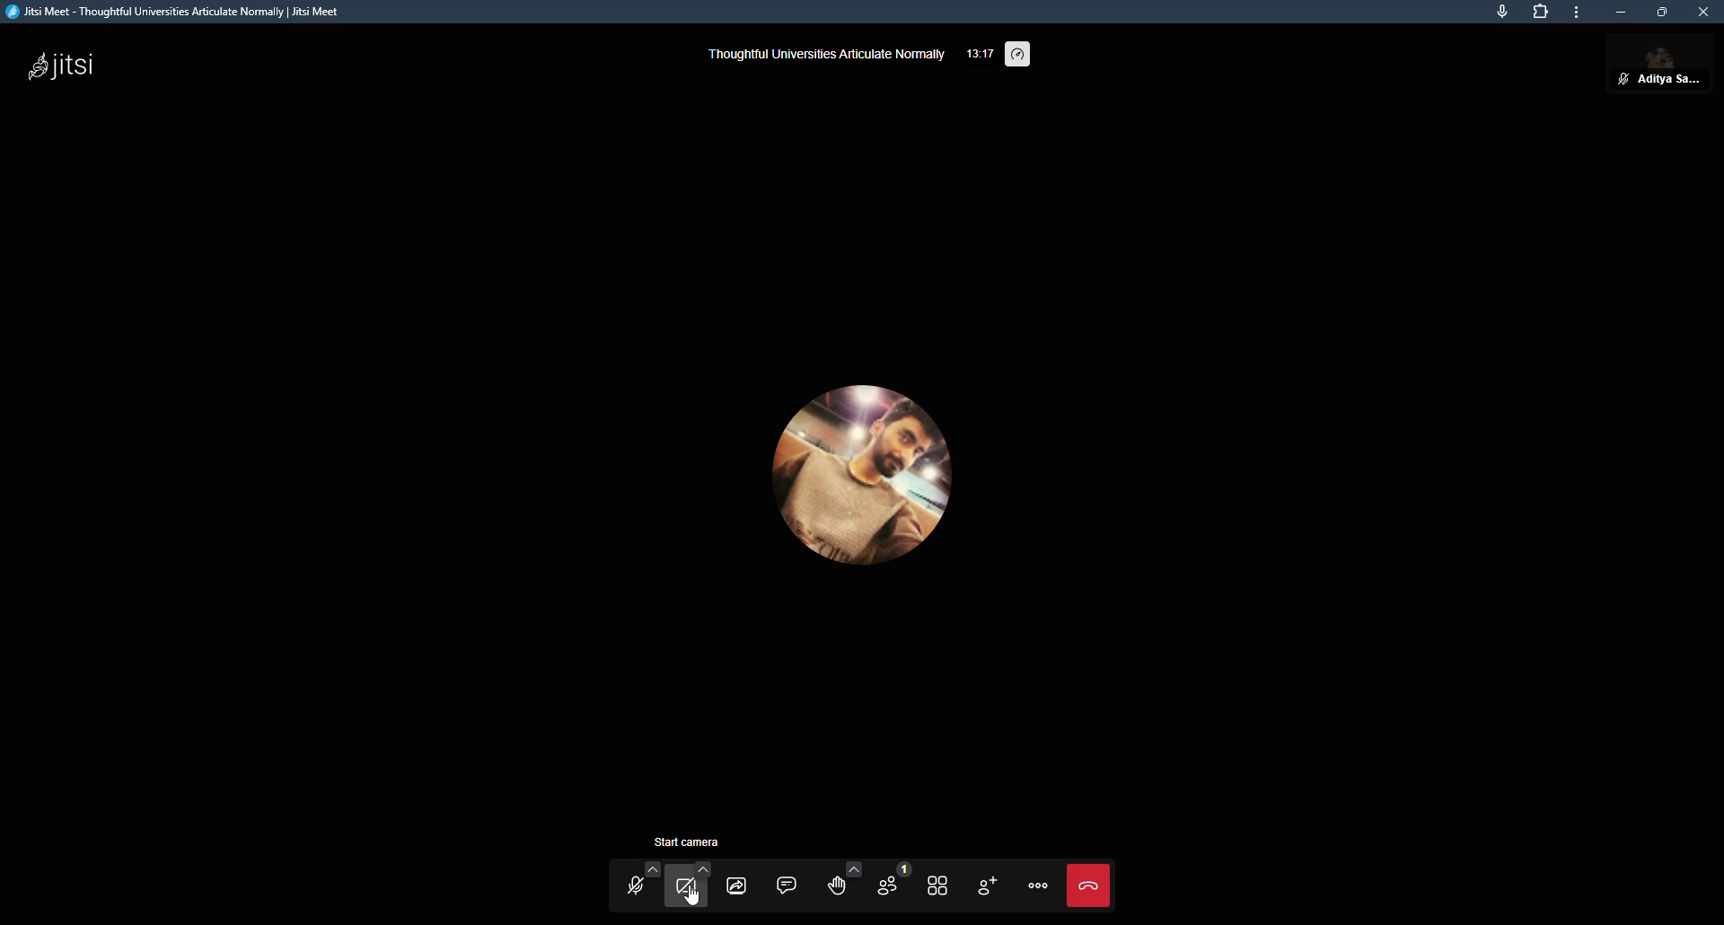 This screenshot has height=925, width=1724. What do you see at coordinates (1661, 12) in the screenshot?
I see `maximize` at bounding box center [1661, 12].